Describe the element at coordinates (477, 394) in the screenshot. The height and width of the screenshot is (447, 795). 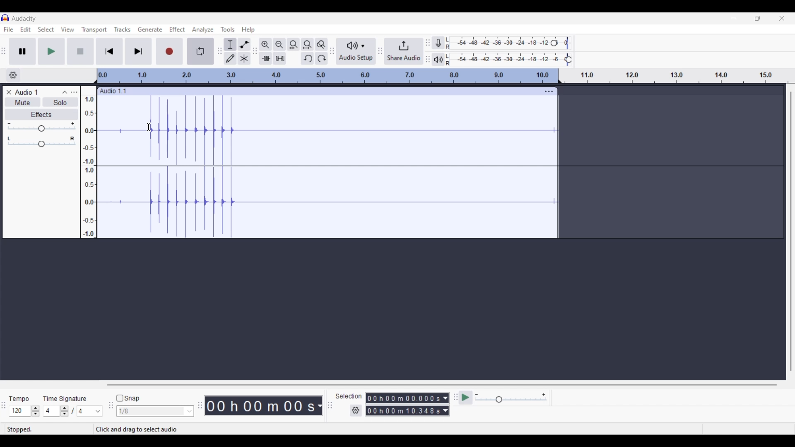
I see `Minimum playback speed` at that location.